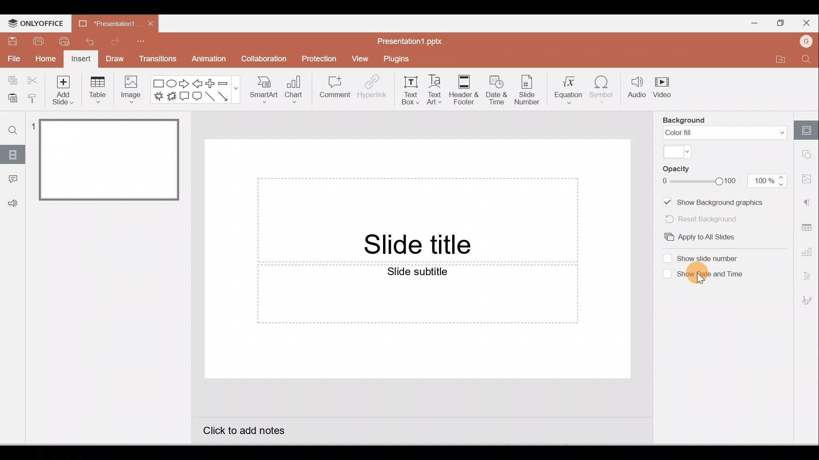  What do you see at coordinates (678, 152) in the screenshot?
I see `Select colour` at bounding box center [678, 152].